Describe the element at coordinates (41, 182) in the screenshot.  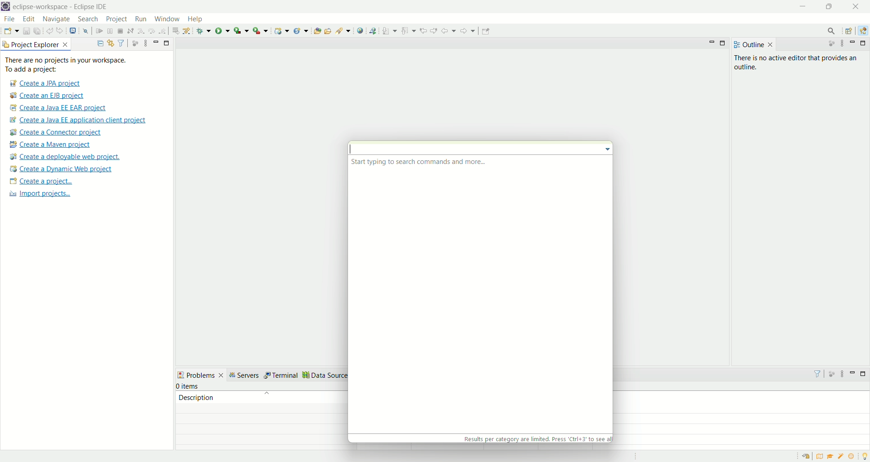
I see `create a project` at that location.